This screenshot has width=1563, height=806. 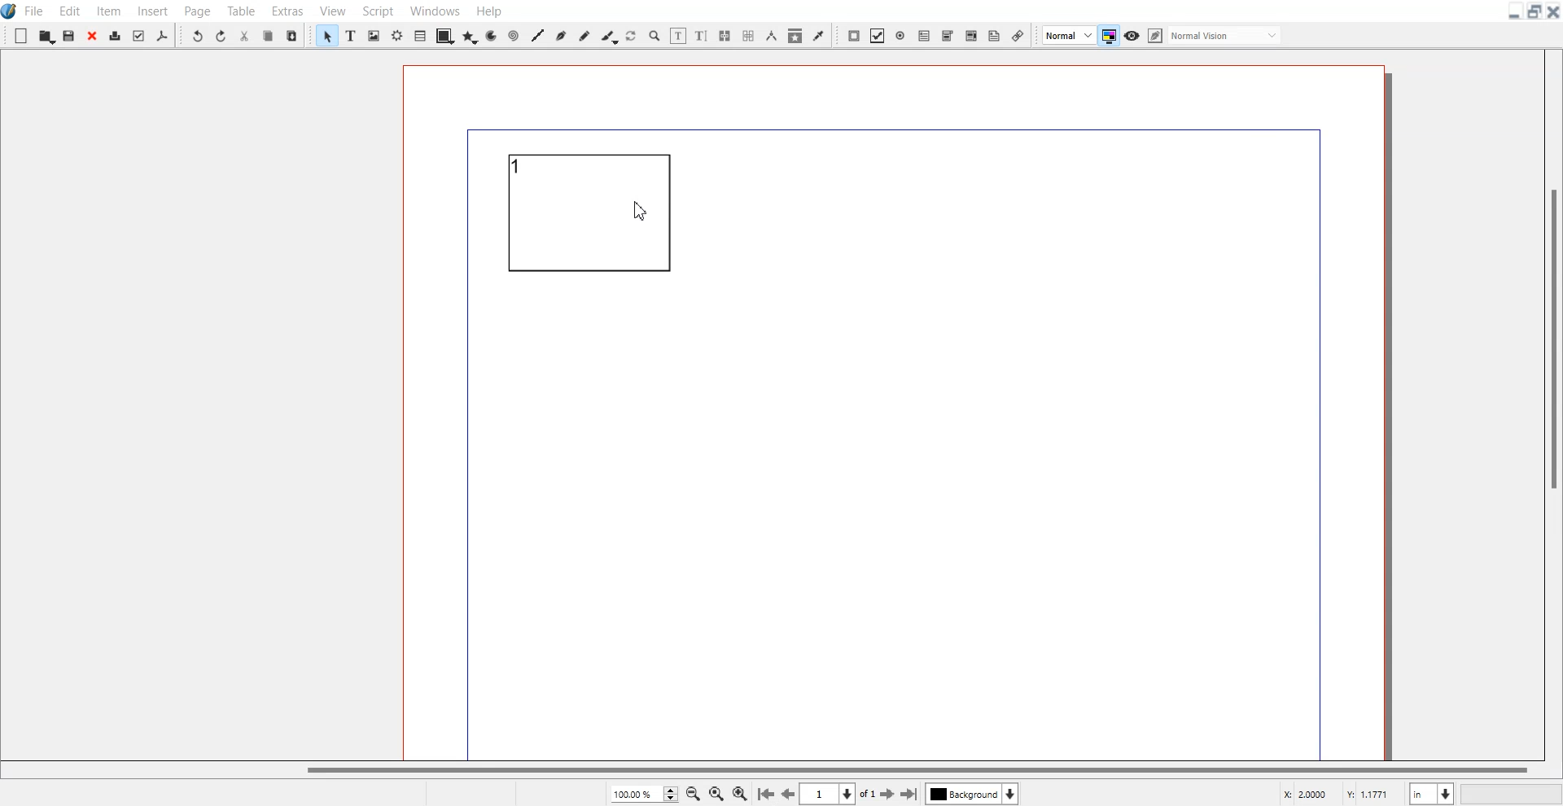 I want to click on Cursor, so click(x=641, y=210).